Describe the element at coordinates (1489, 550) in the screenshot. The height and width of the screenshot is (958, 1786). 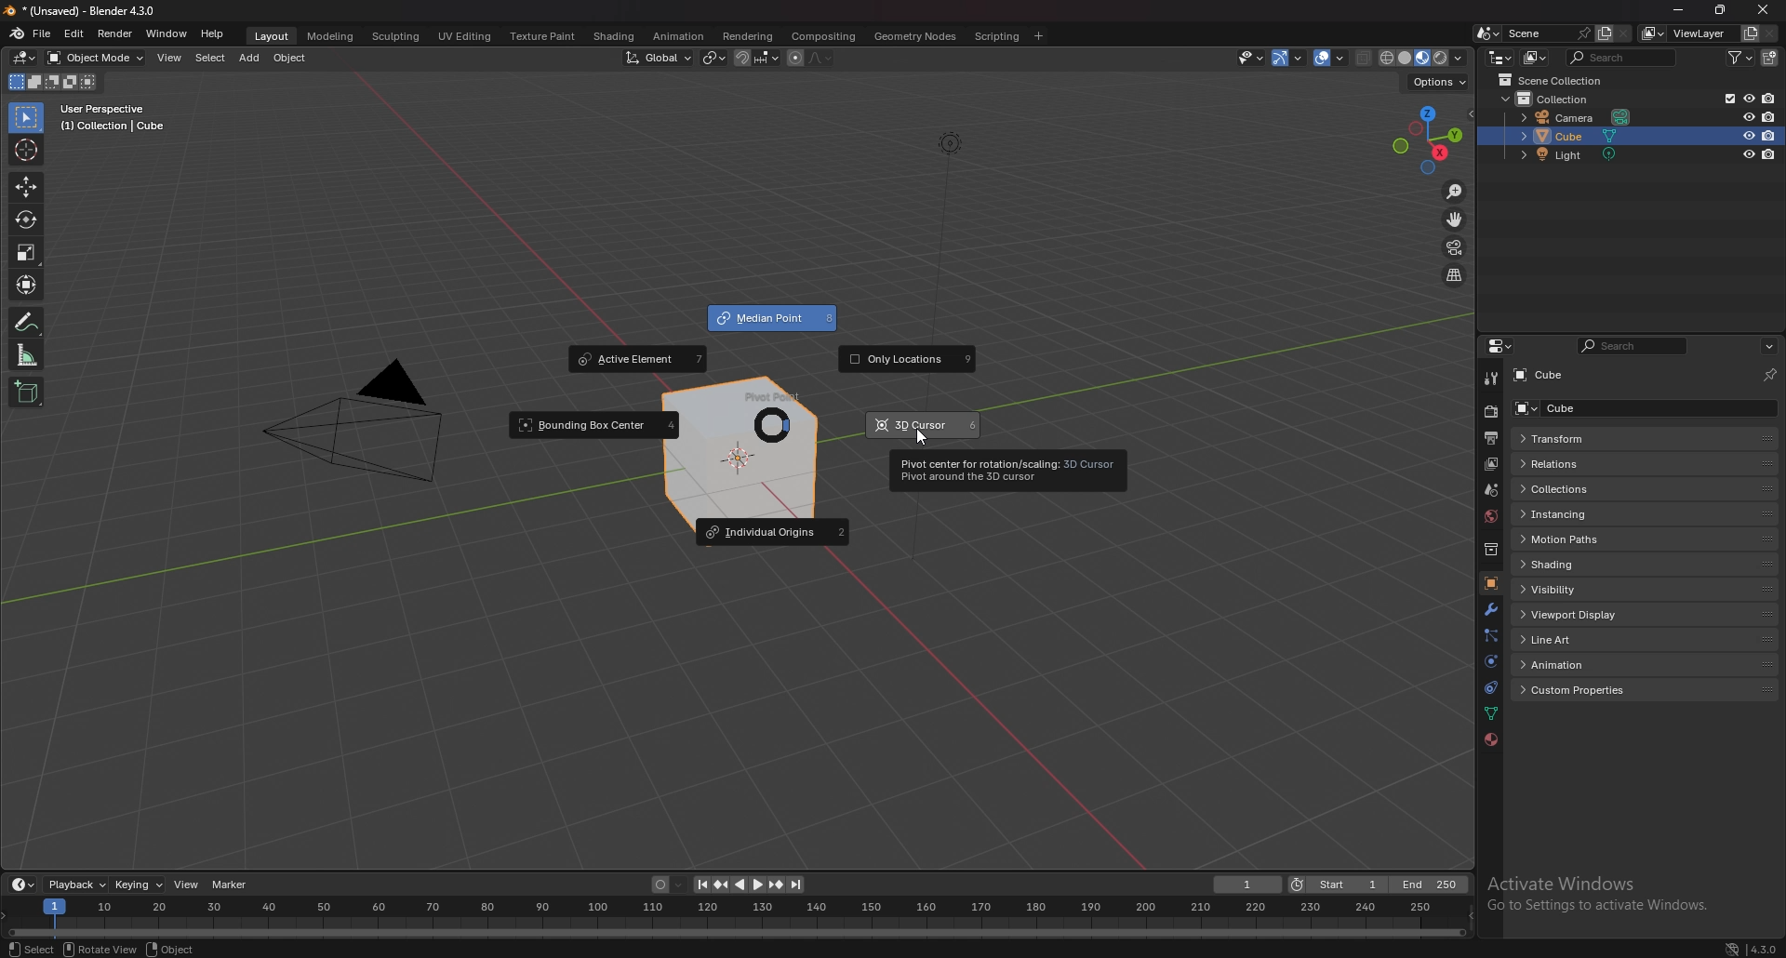
I see `collection` at that location.